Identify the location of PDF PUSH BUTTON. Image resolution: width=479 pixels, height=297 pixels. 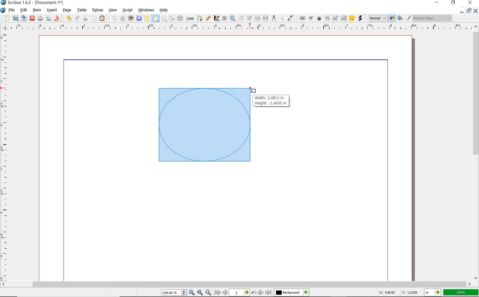
(302, 18).